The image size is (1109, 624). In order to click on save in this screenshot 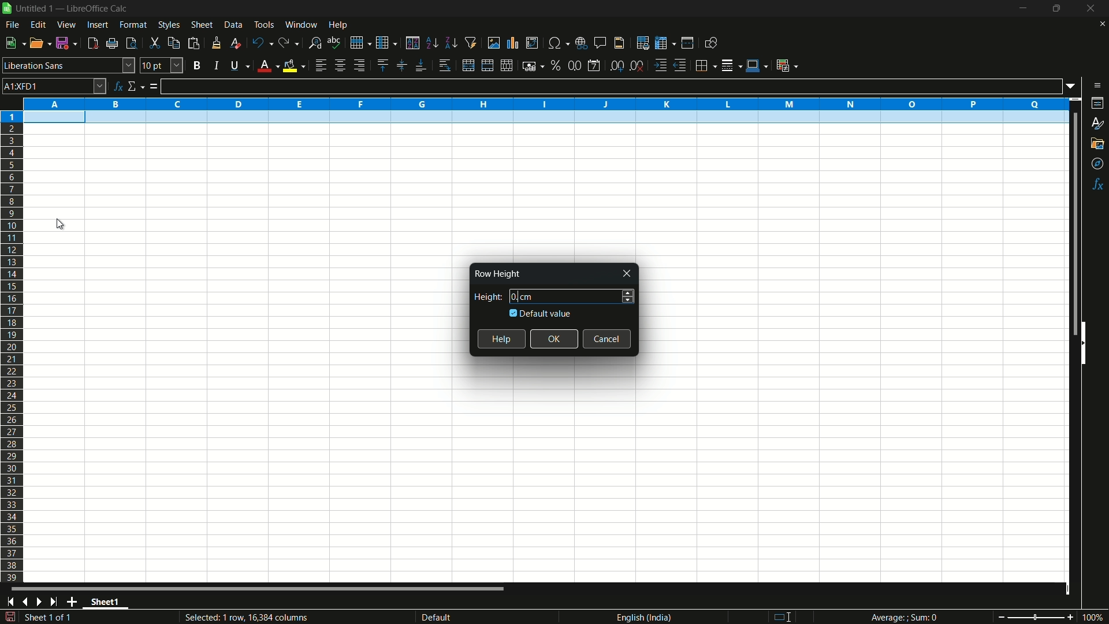, I will do `click(10, 617)`.